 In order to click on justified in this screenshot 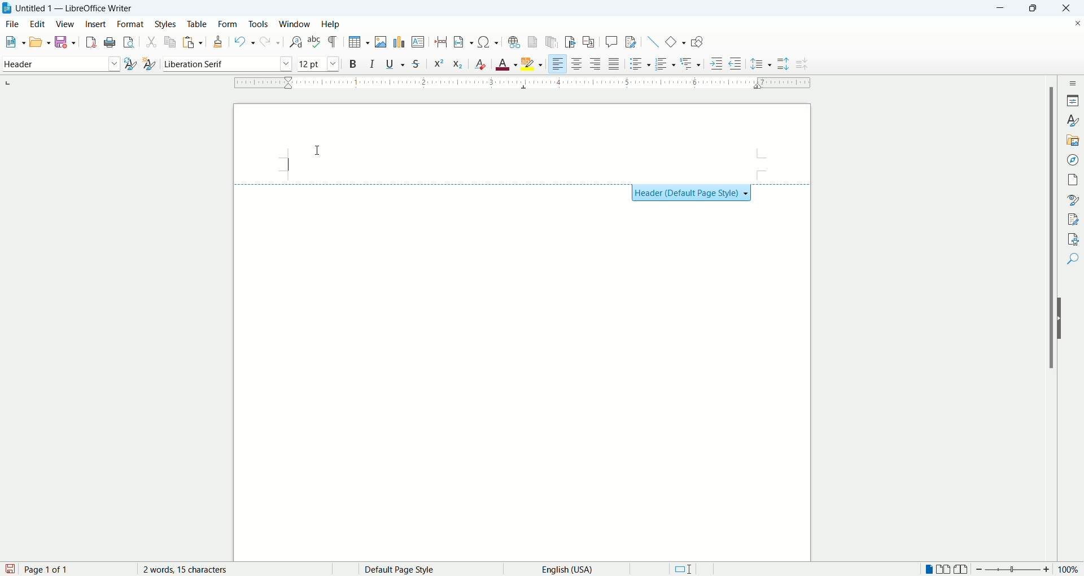, I will do `click(614, 64)`.